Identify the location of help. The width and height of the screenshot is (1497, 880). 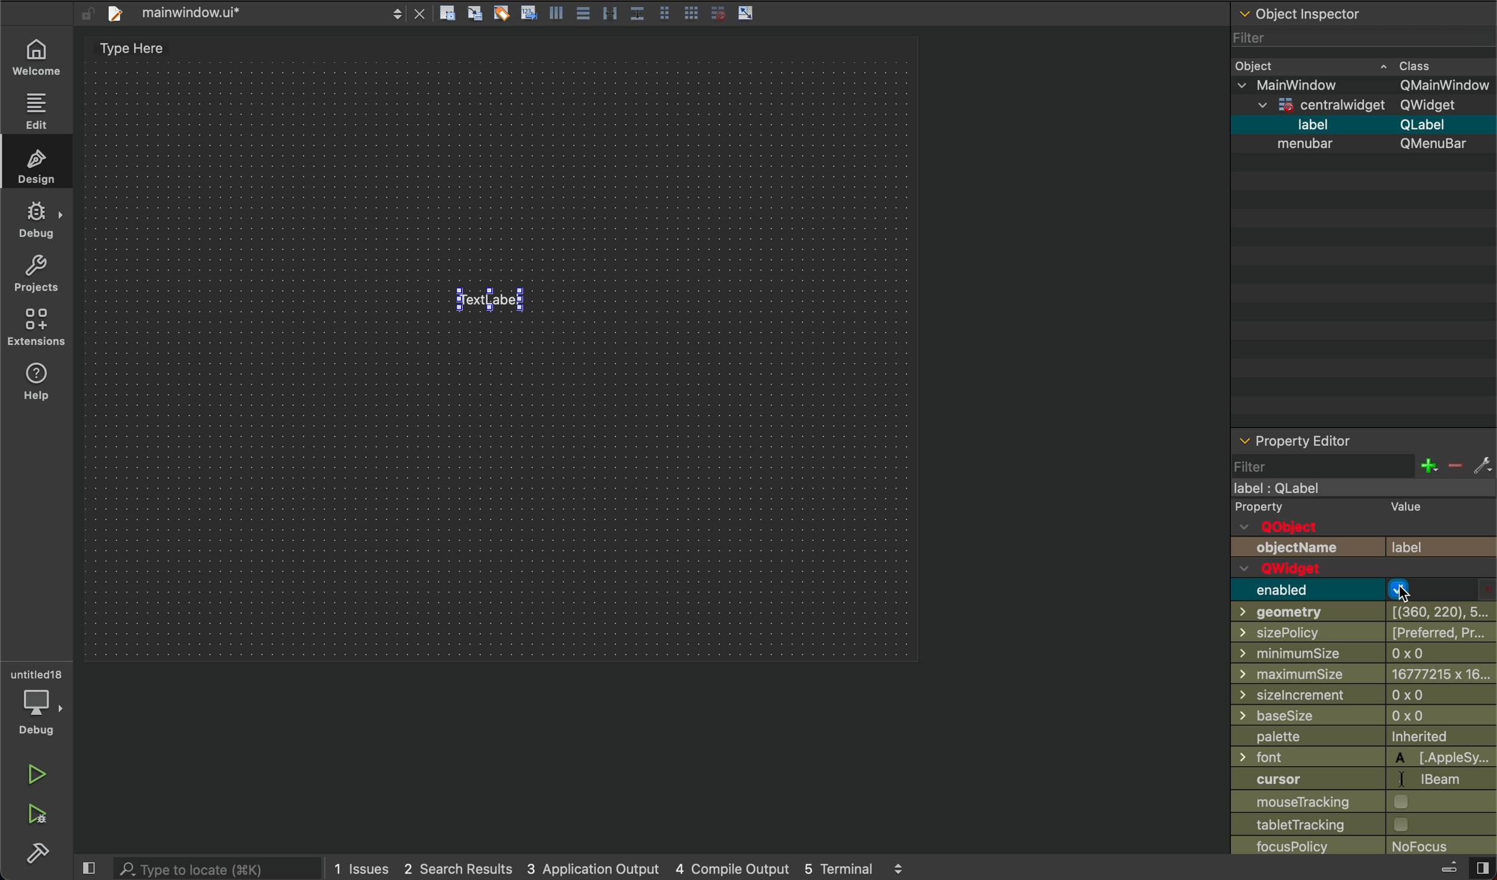
(37, 382).